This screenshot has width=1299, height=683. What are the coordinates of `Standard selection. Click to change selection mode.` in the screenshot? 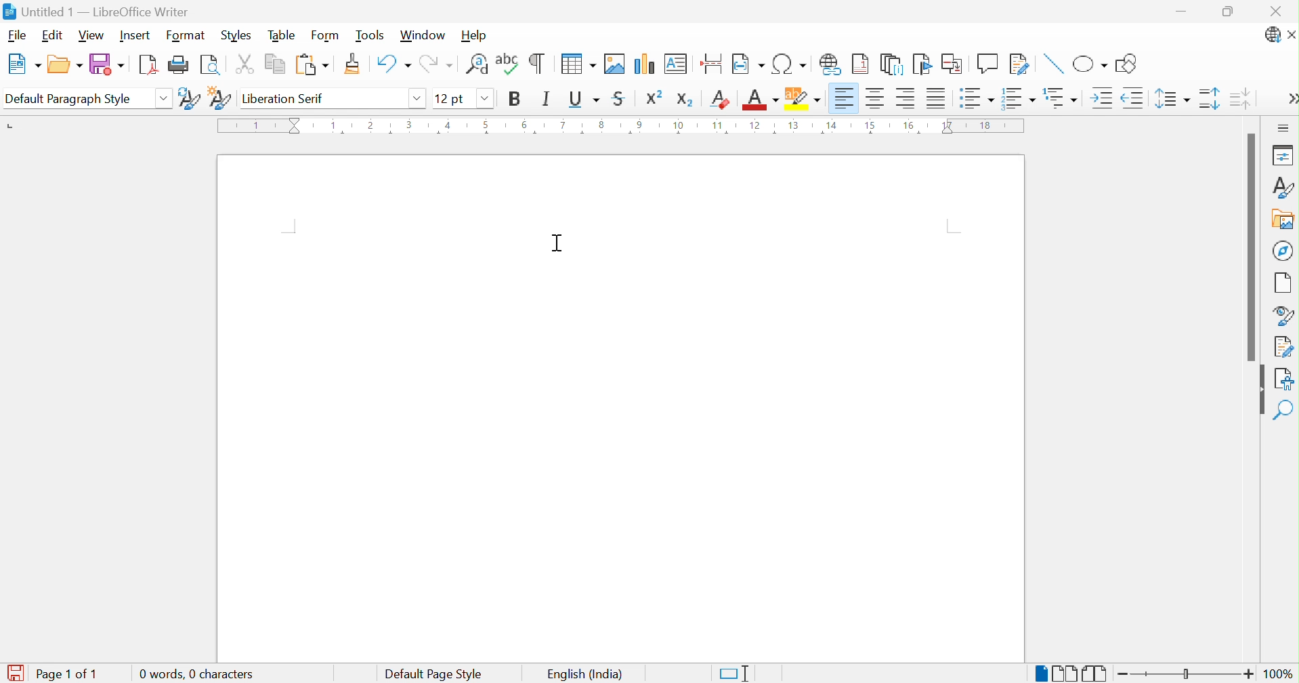 It's located at (738, 674).